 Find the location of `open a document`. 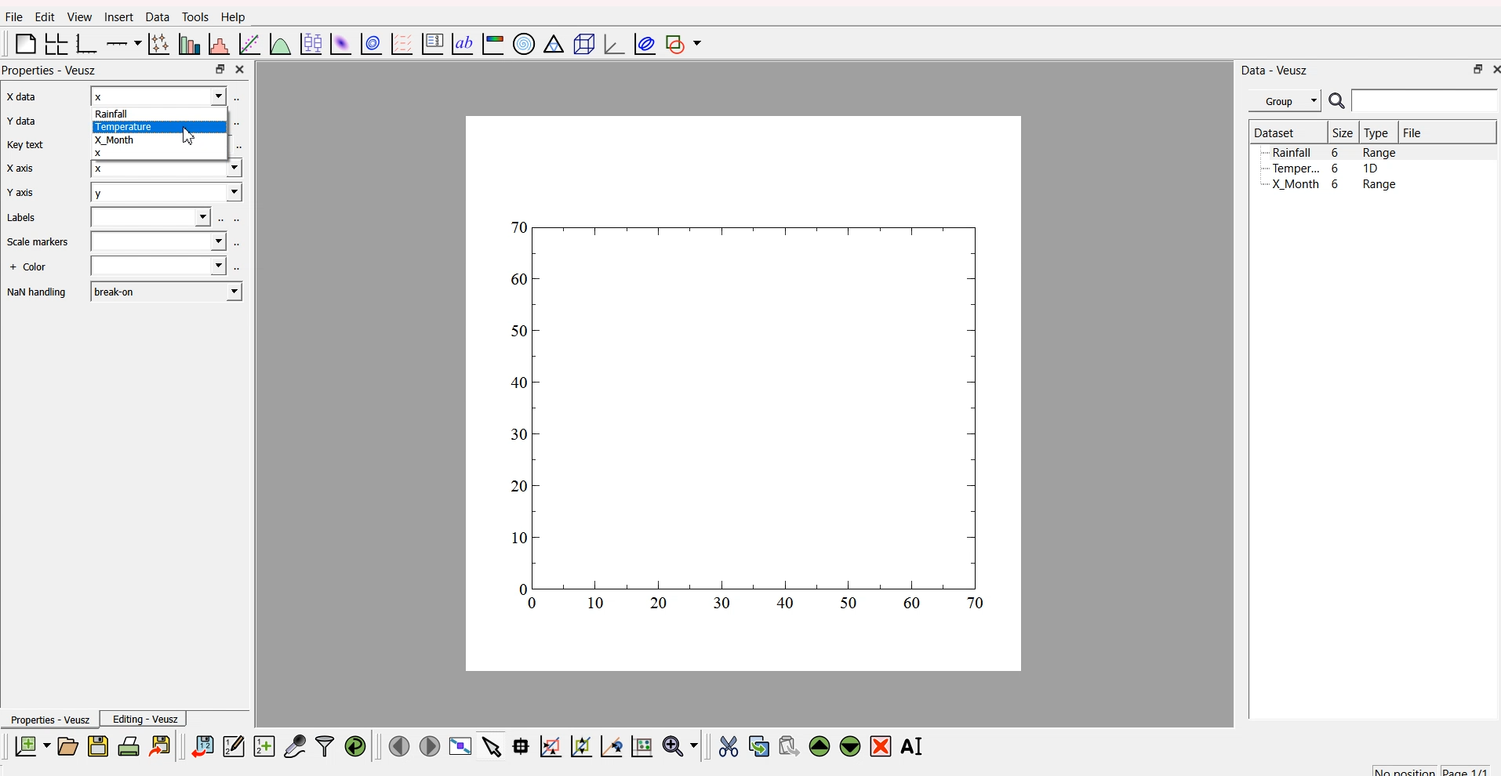

open a document is located at coordinates (67, 745).